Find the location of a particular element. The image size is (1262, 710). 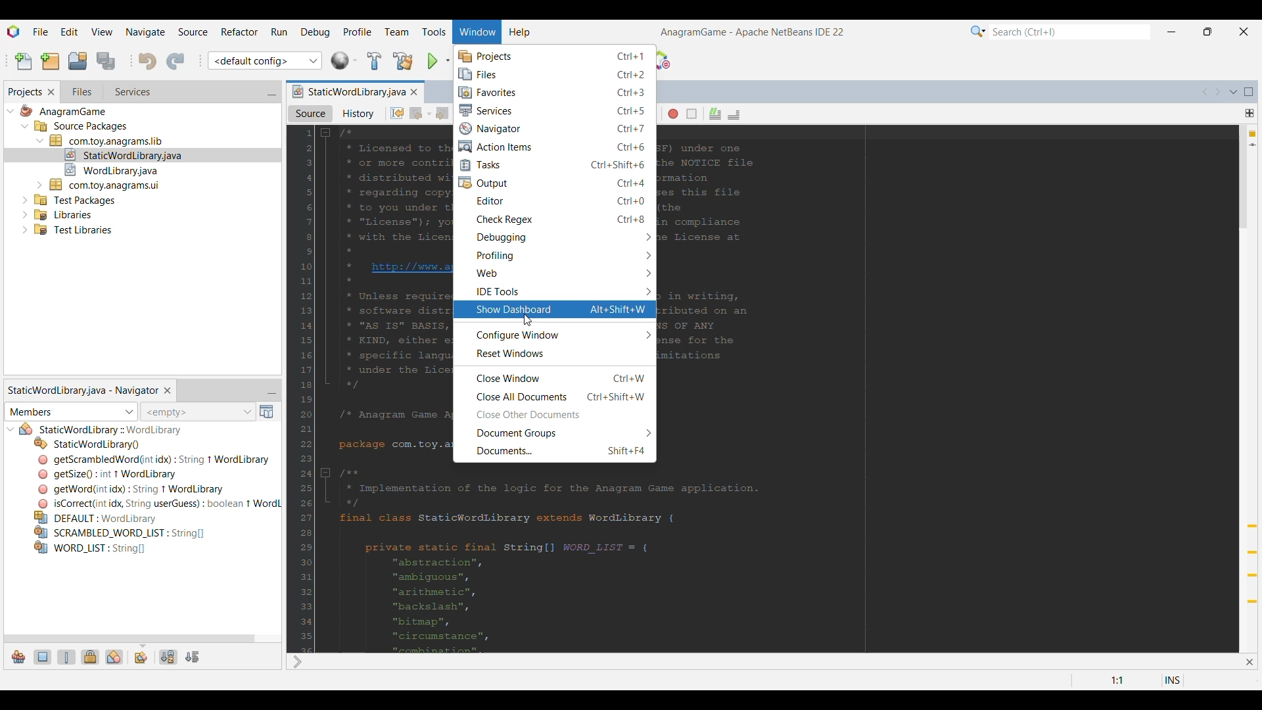

 is located at coordinates (88, 443).